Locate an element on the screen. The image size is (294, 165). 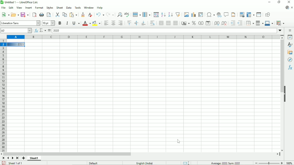
Add sheet is located at coordinates (23, 158).